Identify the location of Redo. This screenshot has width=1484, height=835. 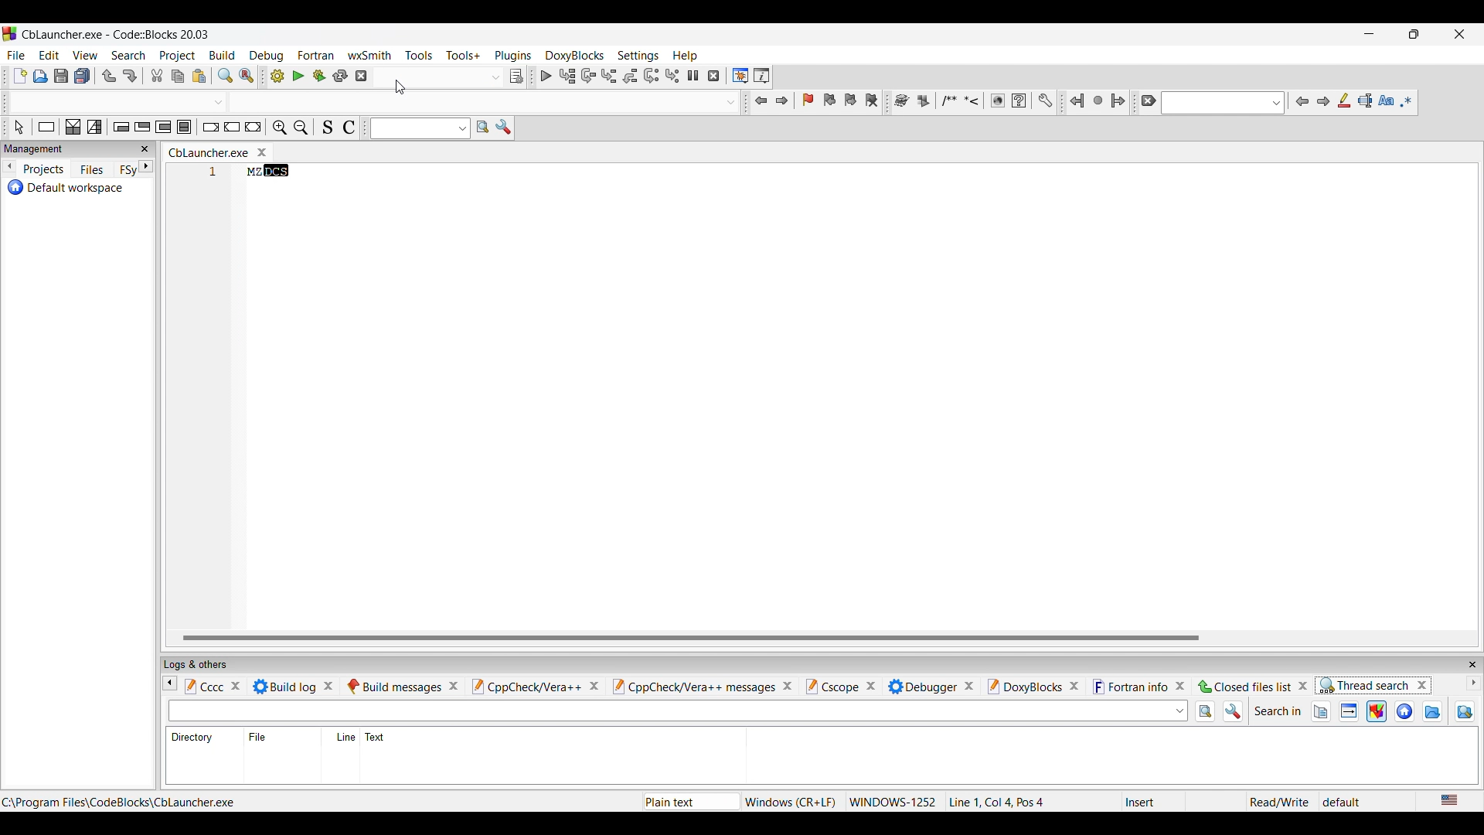
(130, 76).